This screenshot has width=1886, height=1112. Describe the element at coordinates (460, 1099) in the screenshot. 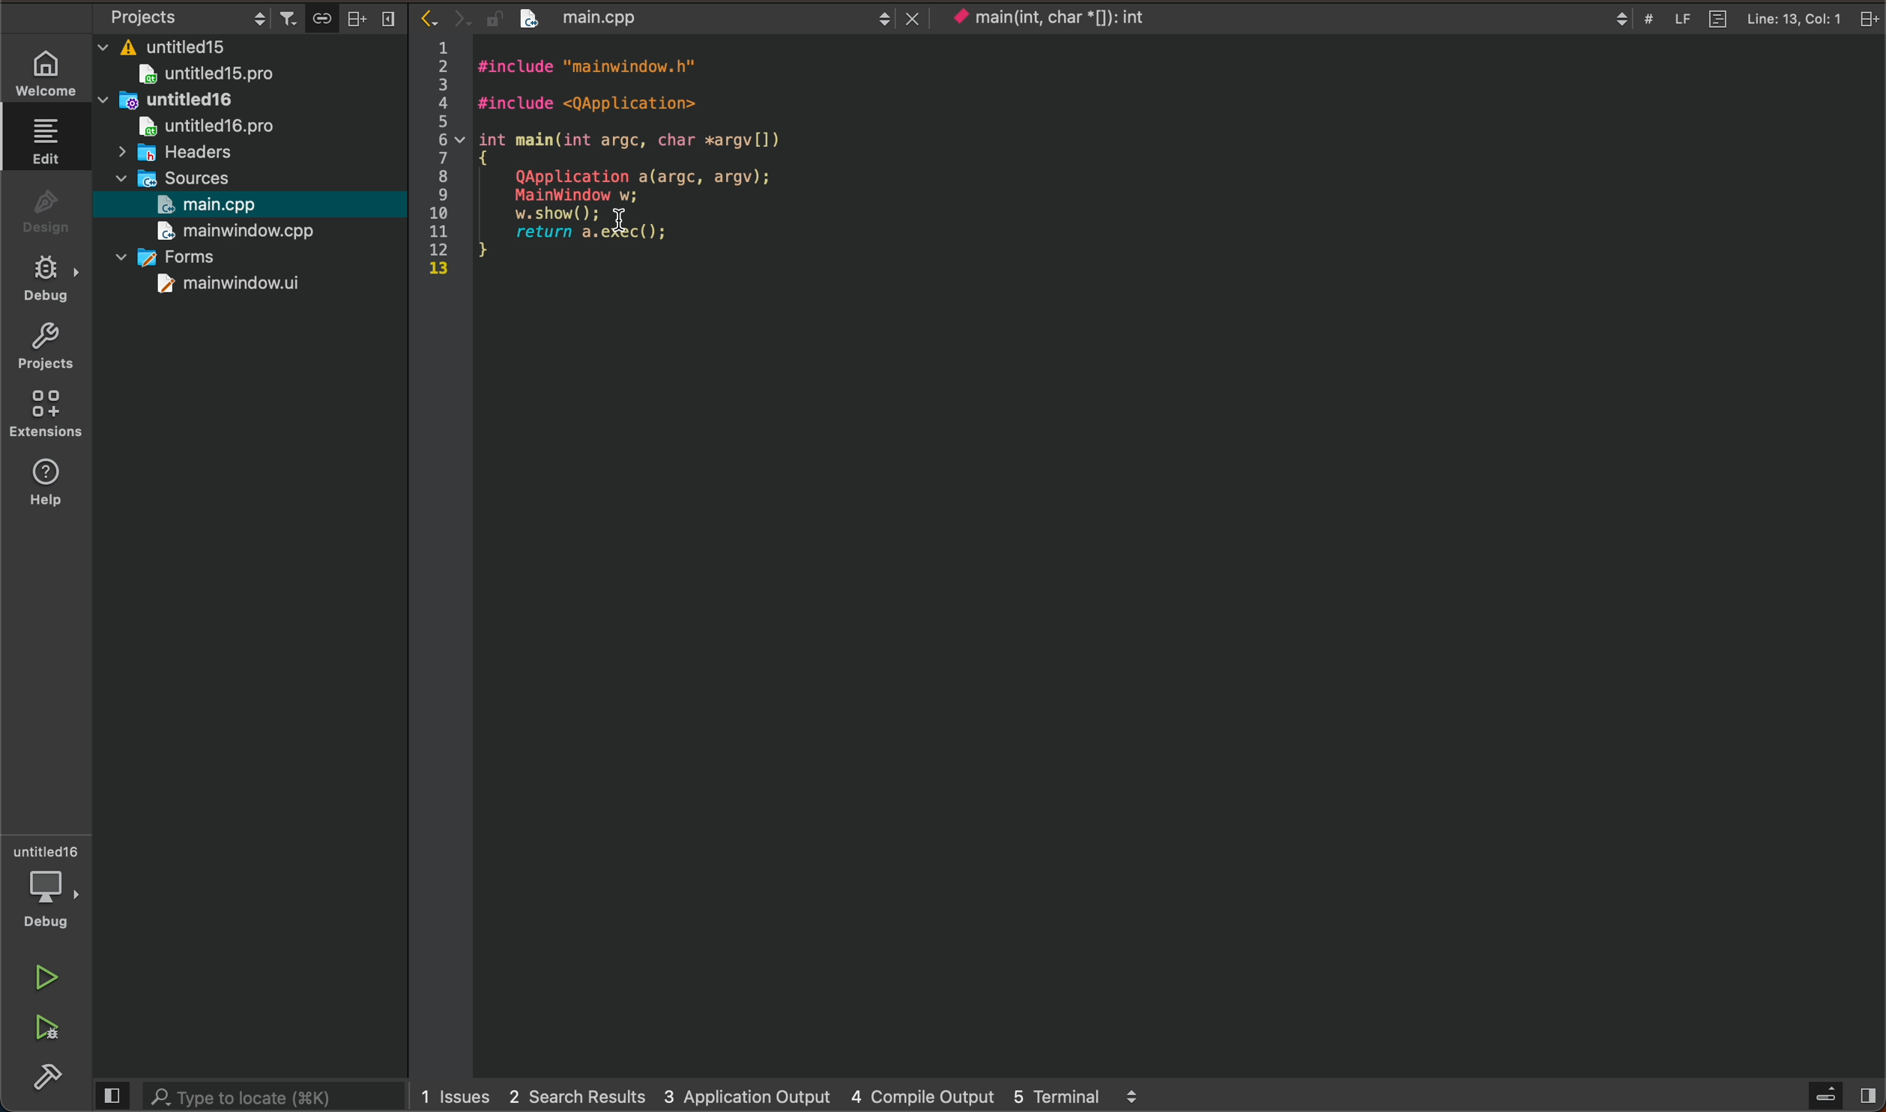

I see `issues` at that location.